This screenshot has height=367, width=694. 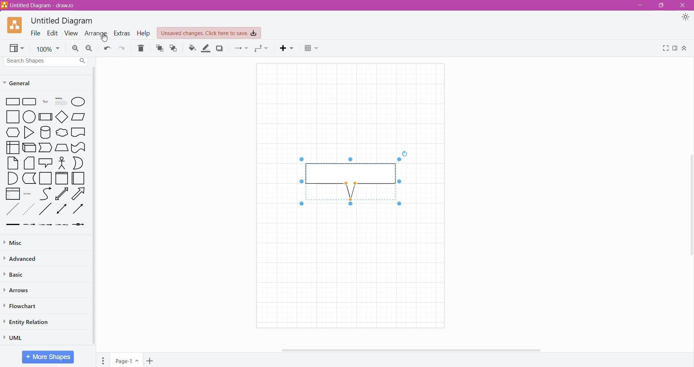 I want to click on View, so click(x=72, y=33).